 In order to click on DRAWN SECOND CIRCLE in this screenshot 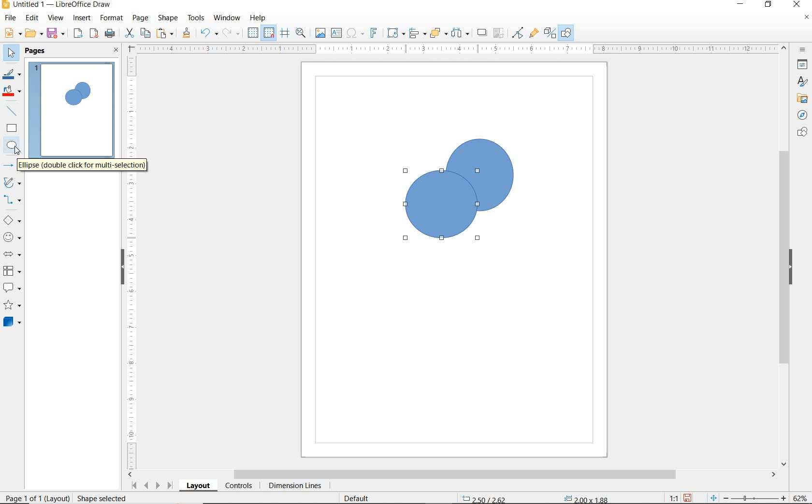, I will do `click(442, 208)`.